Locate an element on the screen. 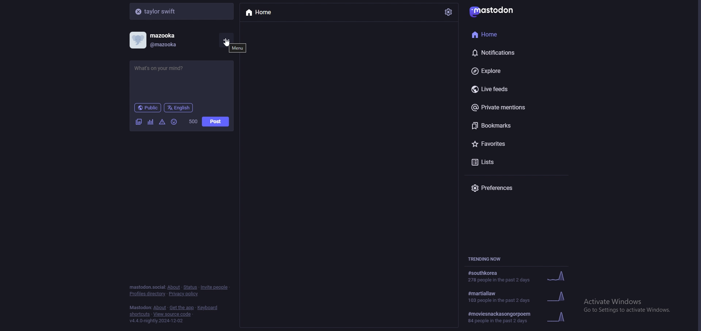 The height and width of the screenshot is (331, 701). mastodon is located at coordinates (140, 307).